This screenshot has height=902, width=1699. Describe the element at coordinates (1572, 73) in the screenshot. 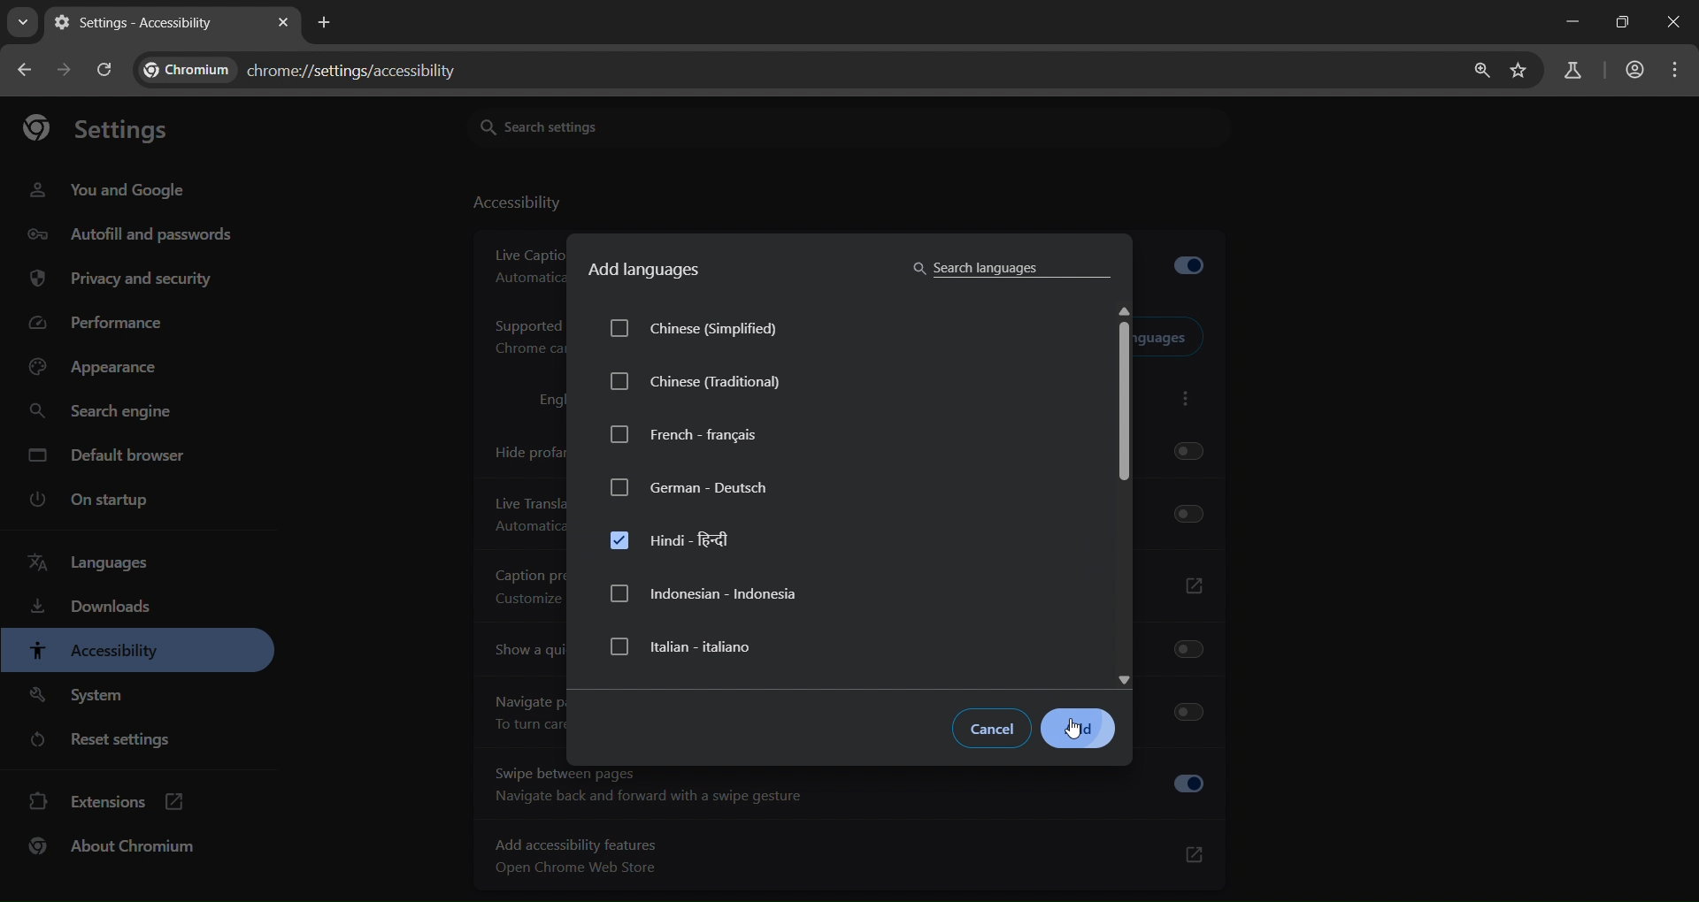

I see `search labs` at that location.